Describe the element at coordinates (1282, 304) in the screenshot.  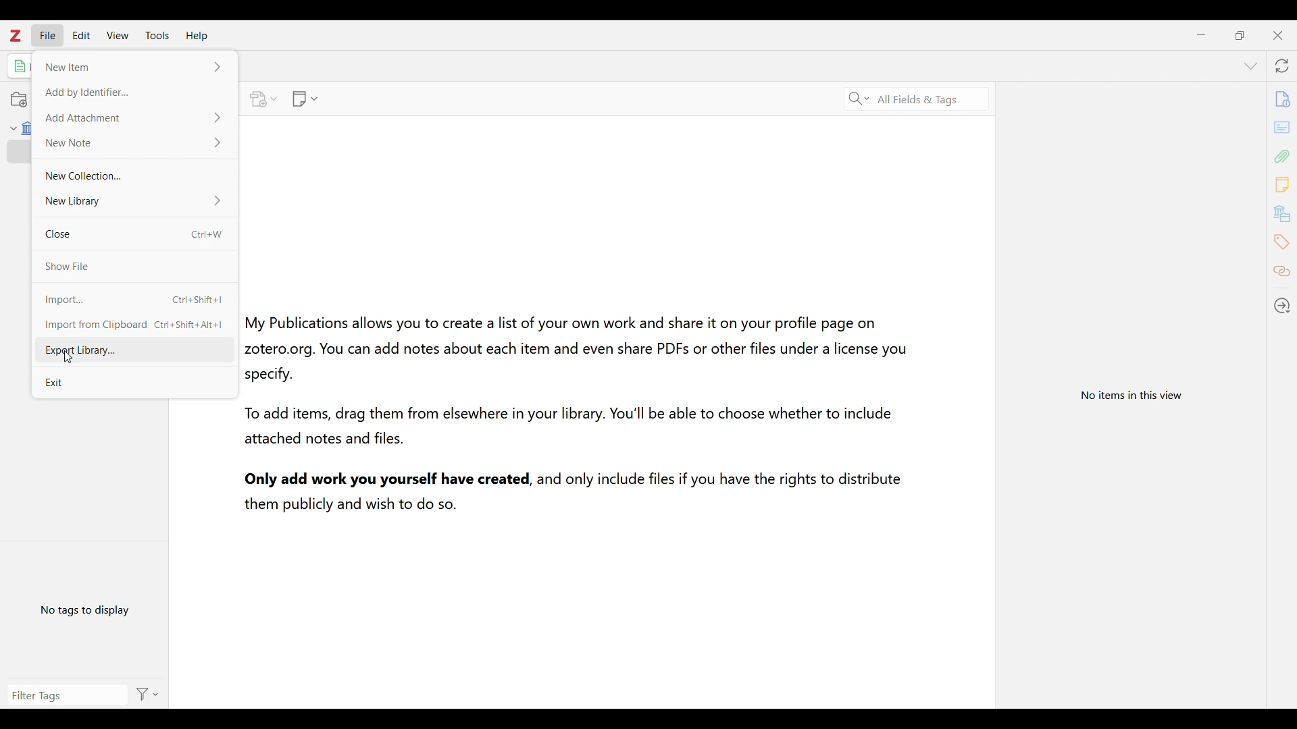
I see `Locate` at that location.